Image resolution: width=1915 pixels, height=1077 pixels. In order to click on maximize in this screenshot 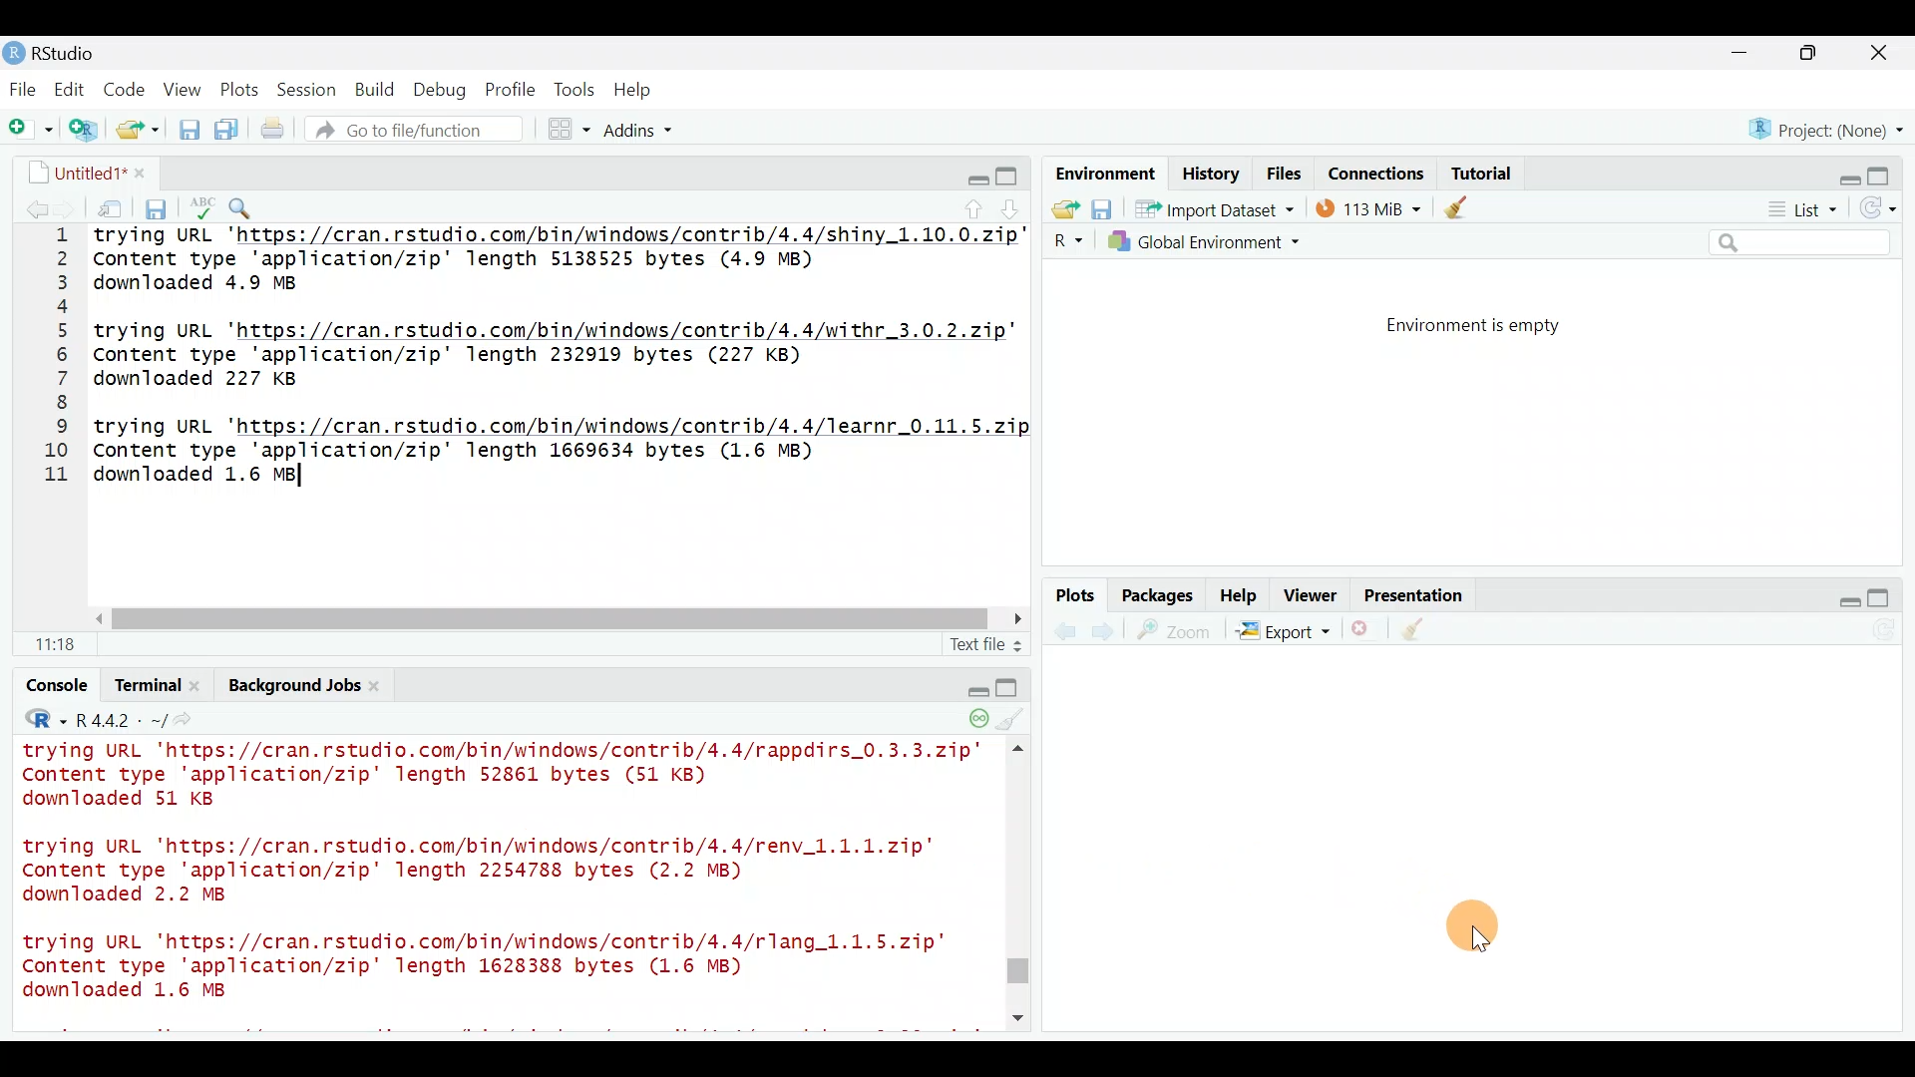, I will do `click(1001, 685)`.